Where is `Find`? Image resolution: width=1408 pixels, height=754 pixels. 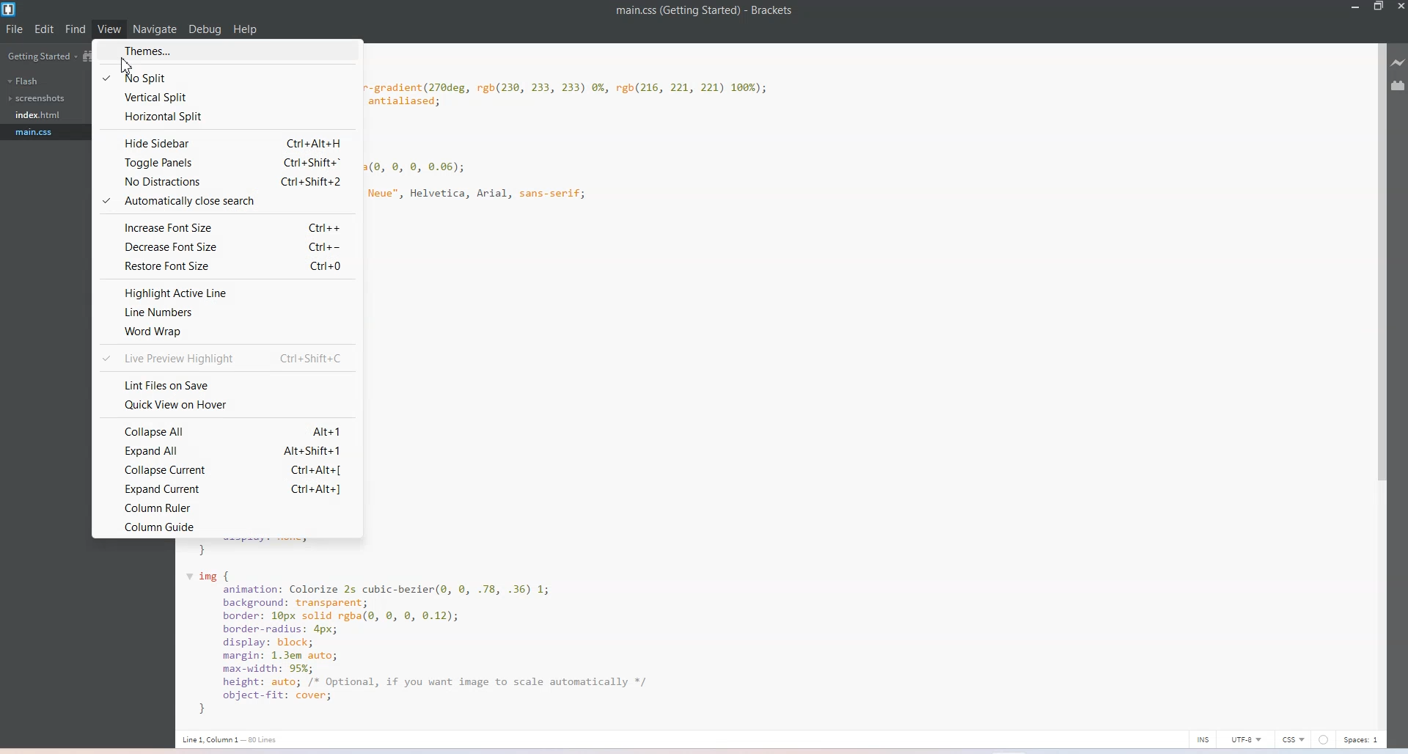 Find is located at coordinates (76, 29).